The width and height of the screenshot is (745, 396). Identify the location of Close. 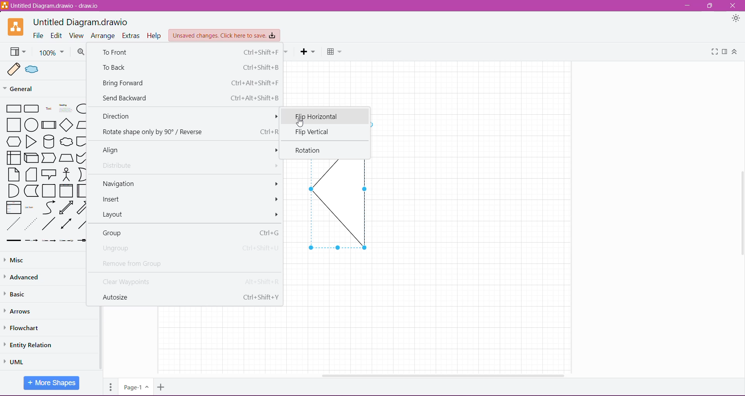
(735, 5).